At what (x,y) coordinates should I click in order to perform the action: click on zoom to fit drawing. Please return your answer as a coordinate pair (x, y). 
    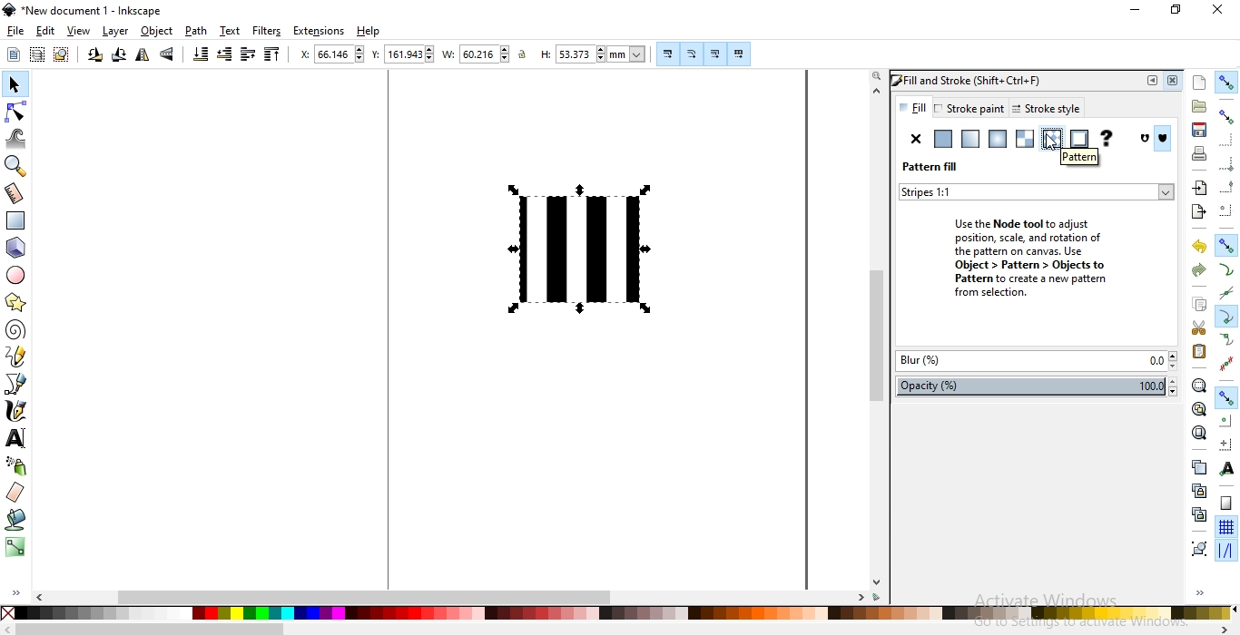
    Looking at the image, I should click on (1197, 409).